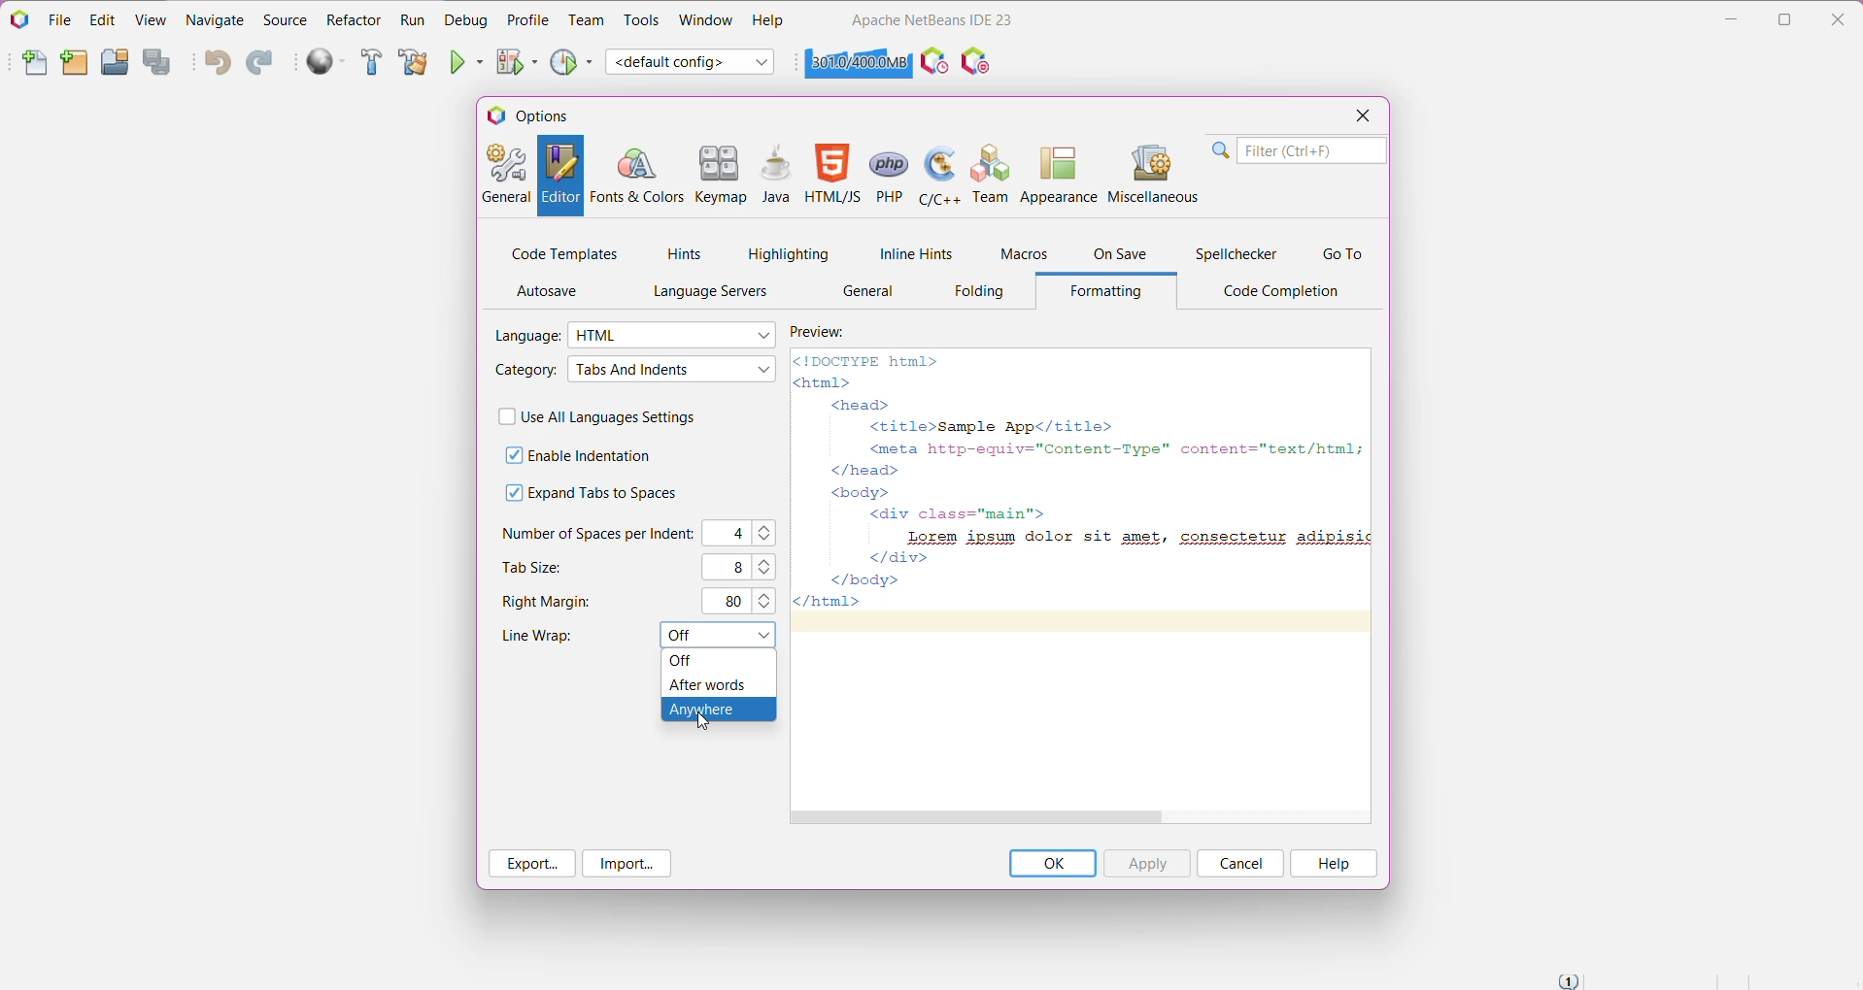  I want to click on Code Templates, so click(564, 252).